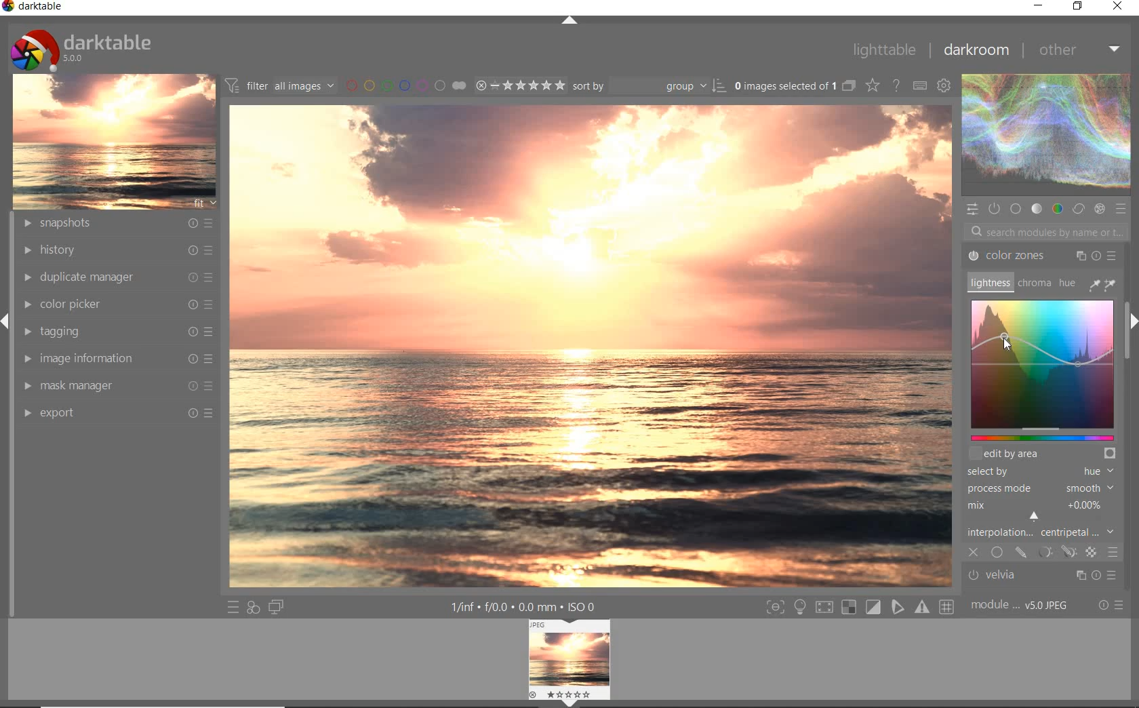 The width and height of the screenshot is (1139, 708). What do you see at coordinates (116, 330) in the screenshot?
I see `TAGGING` at bounding box center [116, 330].